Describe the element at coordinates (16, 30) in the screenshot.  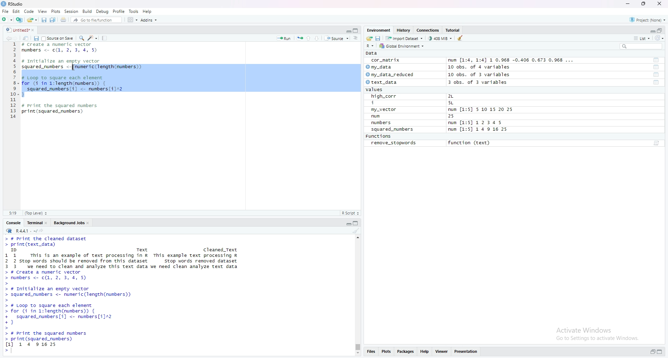
I see `unititled3*` at that location.